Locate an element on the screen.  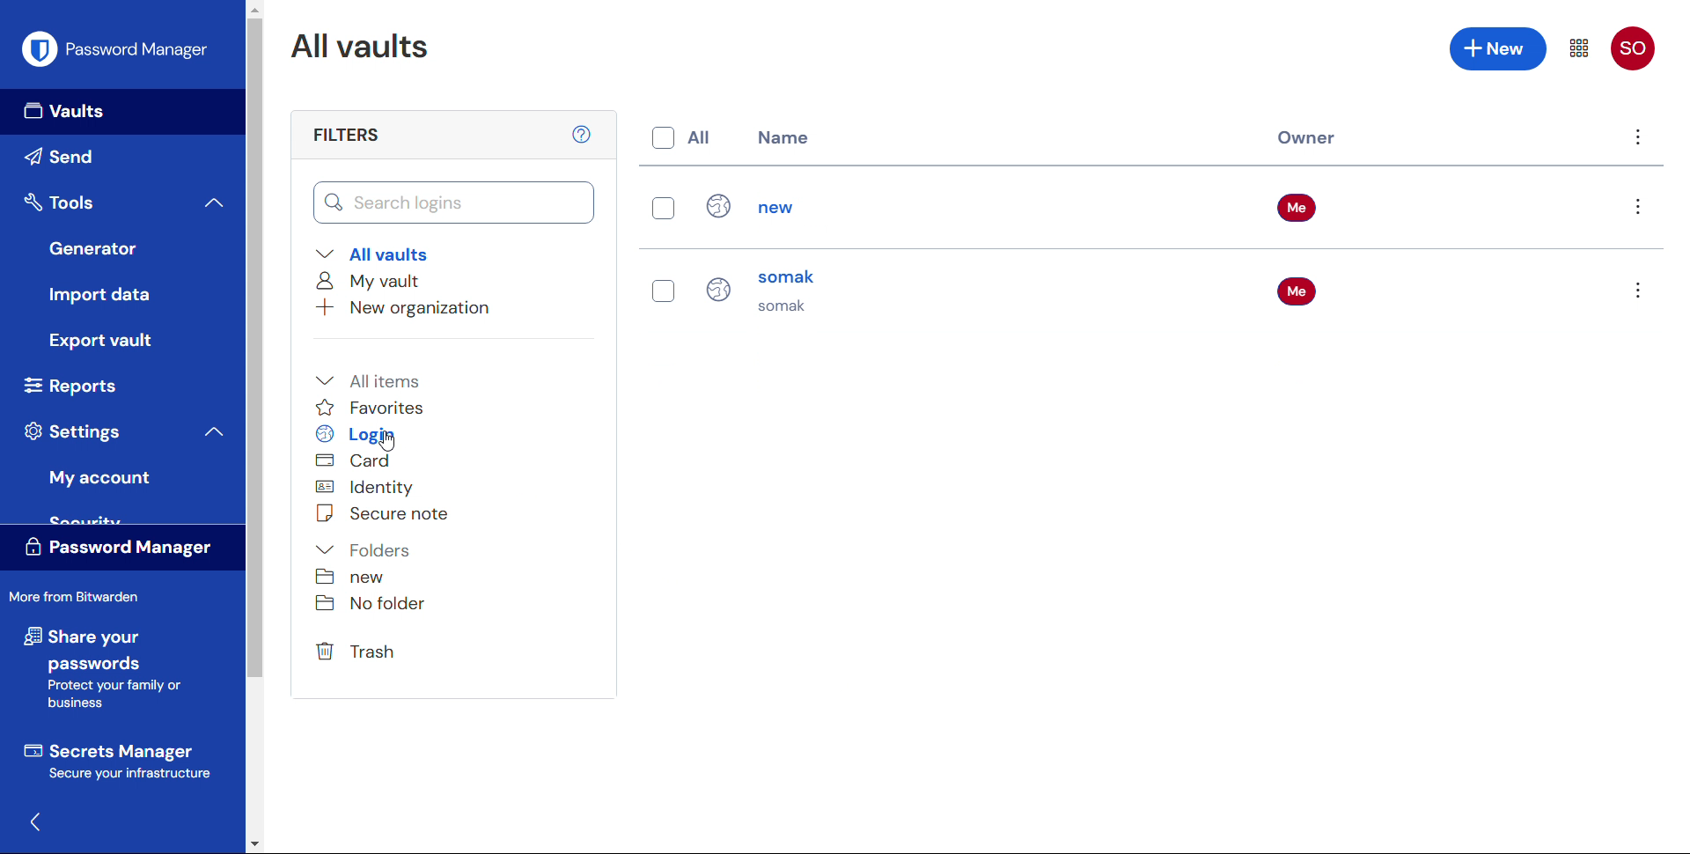
Tools  is located at coordinates (97, 202).